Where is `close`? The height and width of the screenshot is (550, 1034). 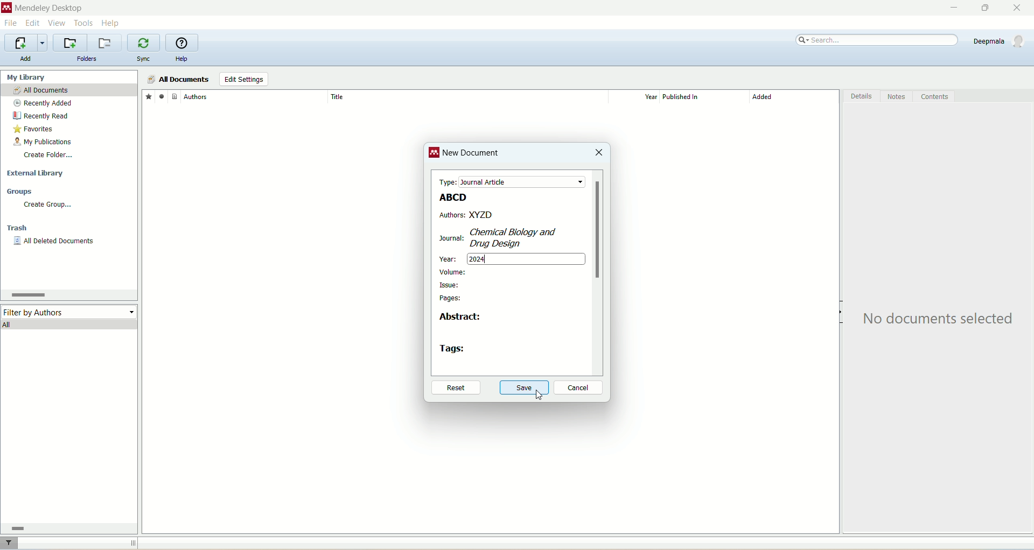
close is located at coordinates (1022, 8).